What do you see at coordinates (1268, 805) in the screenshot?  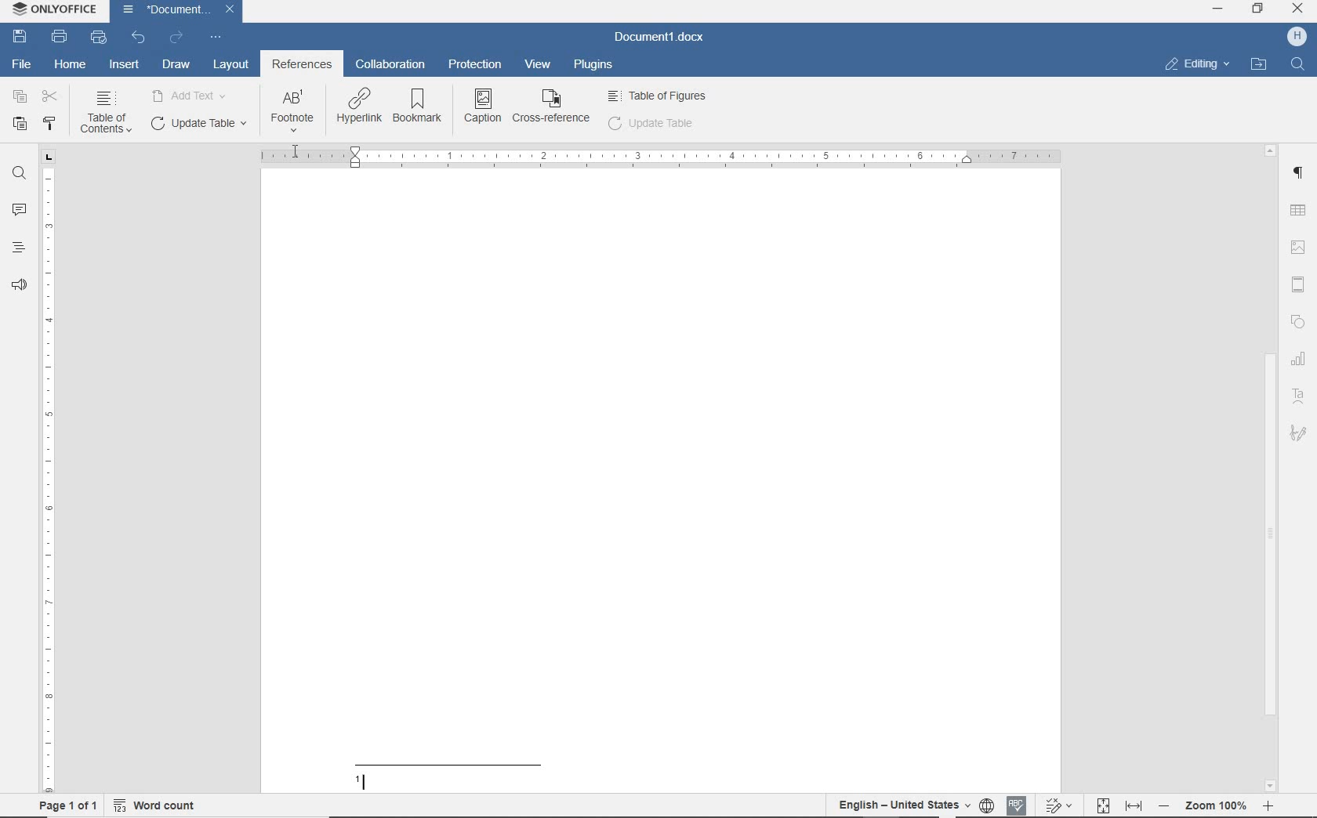 I see `zoom in` at bounding box center [1268, 805].